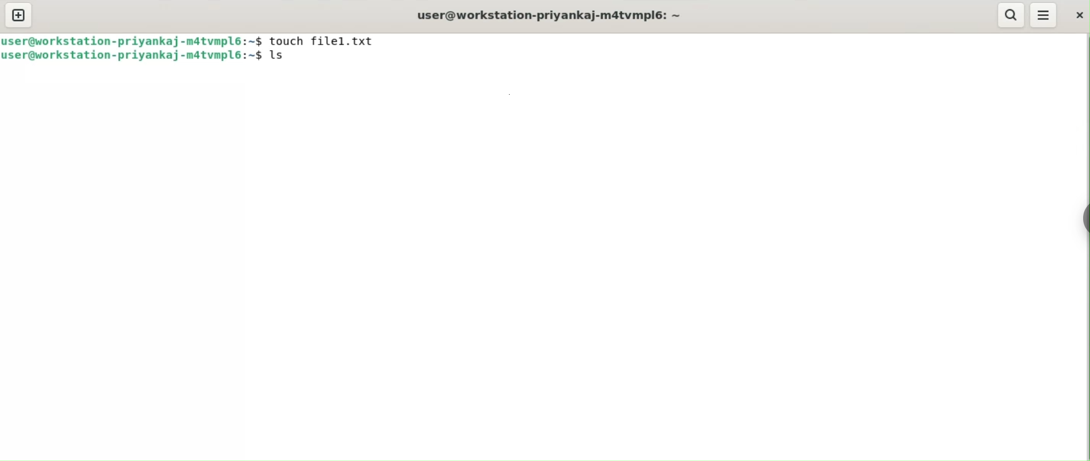 This screenshot has width=1090, height=461. I want to click on search, so click(1012, 15).